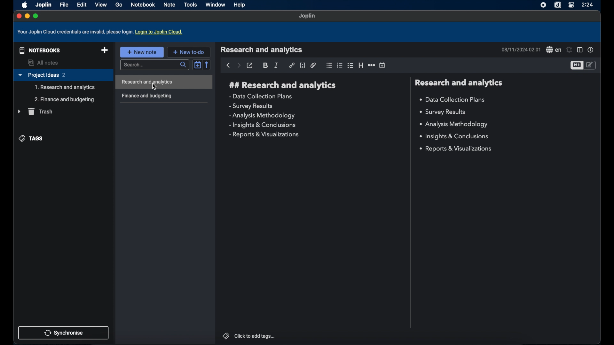 Image resolution: width=614 pixels, height=345 pixels. I want to click on trash menu, so click(35, 111).